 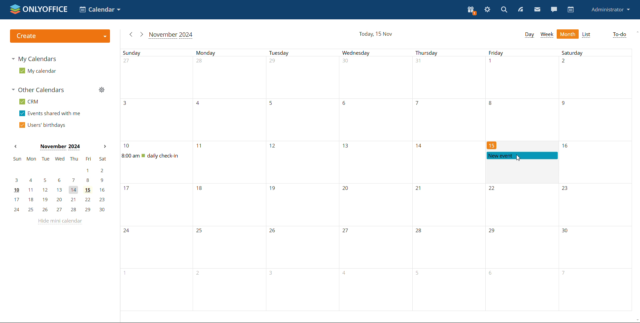 I want to click on Number, so click(x=345, y=62).